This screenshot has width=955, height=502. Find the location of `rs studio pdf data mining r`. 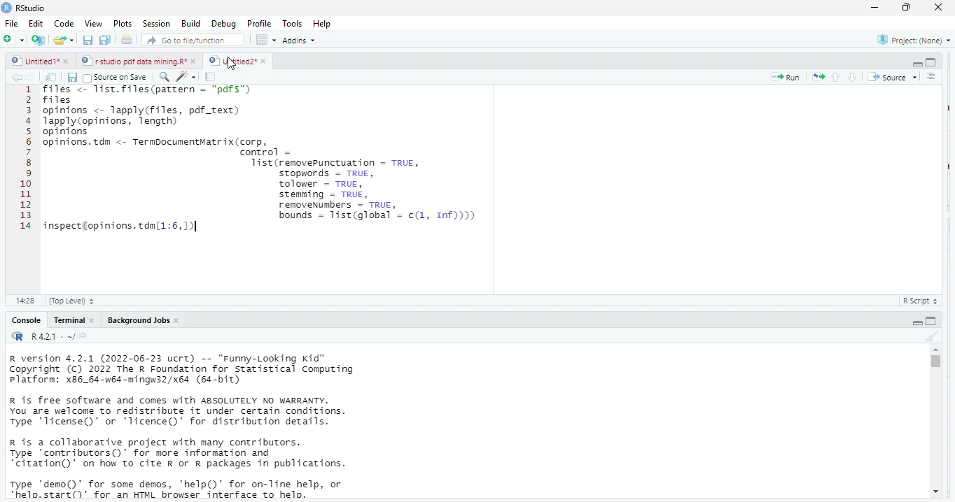

rs studio pdf data mining r is located at coordinates (133, 62).